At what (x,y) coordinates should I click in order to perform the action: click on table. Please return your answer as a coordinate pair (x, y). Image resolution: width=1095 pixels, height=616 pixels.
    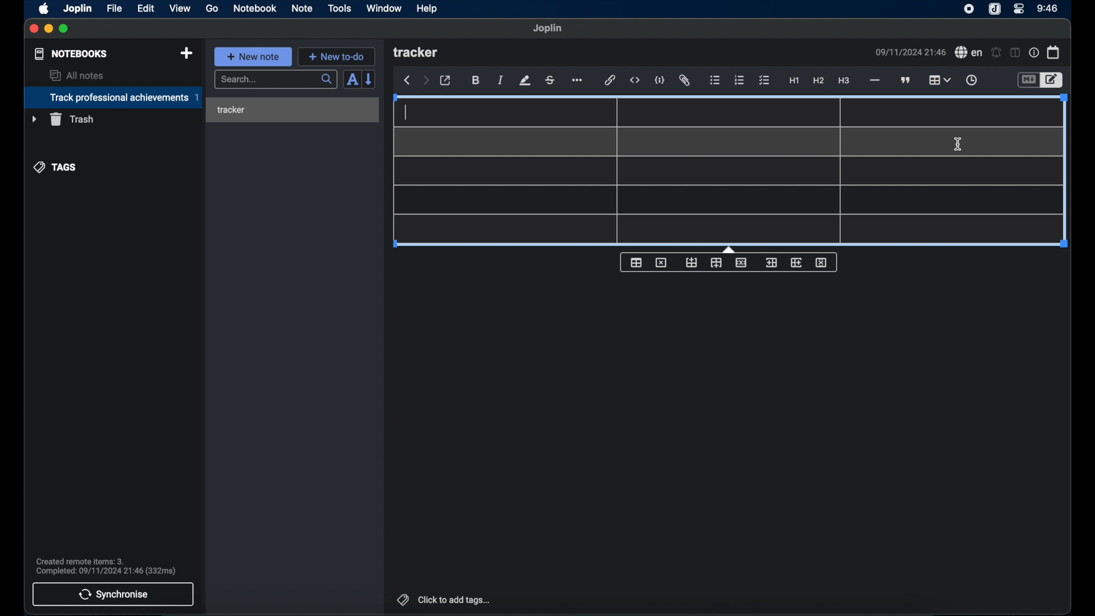
    Looking at the image, I should click on (939, 79).